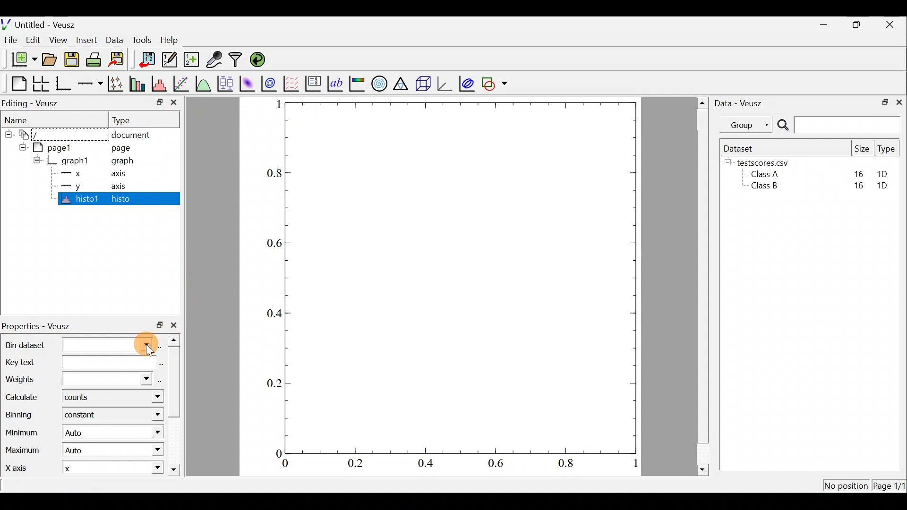  What do you see at coordinates (459, 277) in the screenshot?
I see `graph plot area` at bounding box center [459, 277].